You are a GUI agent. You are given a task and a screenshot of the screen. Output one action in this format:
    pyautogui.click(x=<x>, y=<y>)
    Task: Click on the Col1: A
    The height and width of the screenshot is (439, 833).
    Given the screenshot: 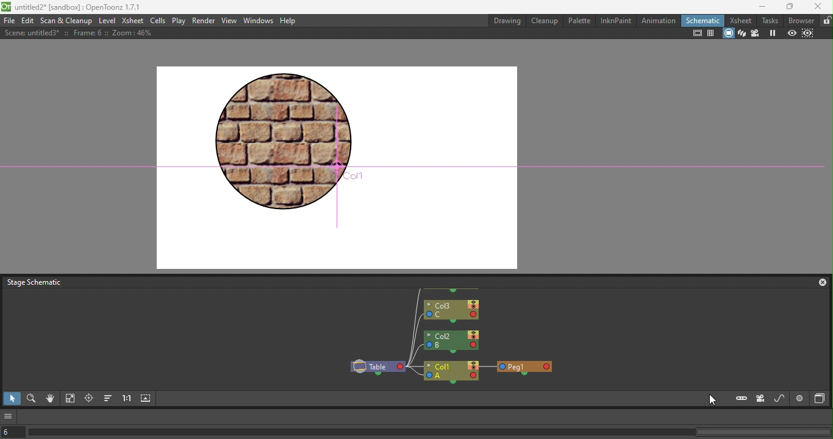 What is the action you would take?
    pyautogui.click(x=452, y=373)
    